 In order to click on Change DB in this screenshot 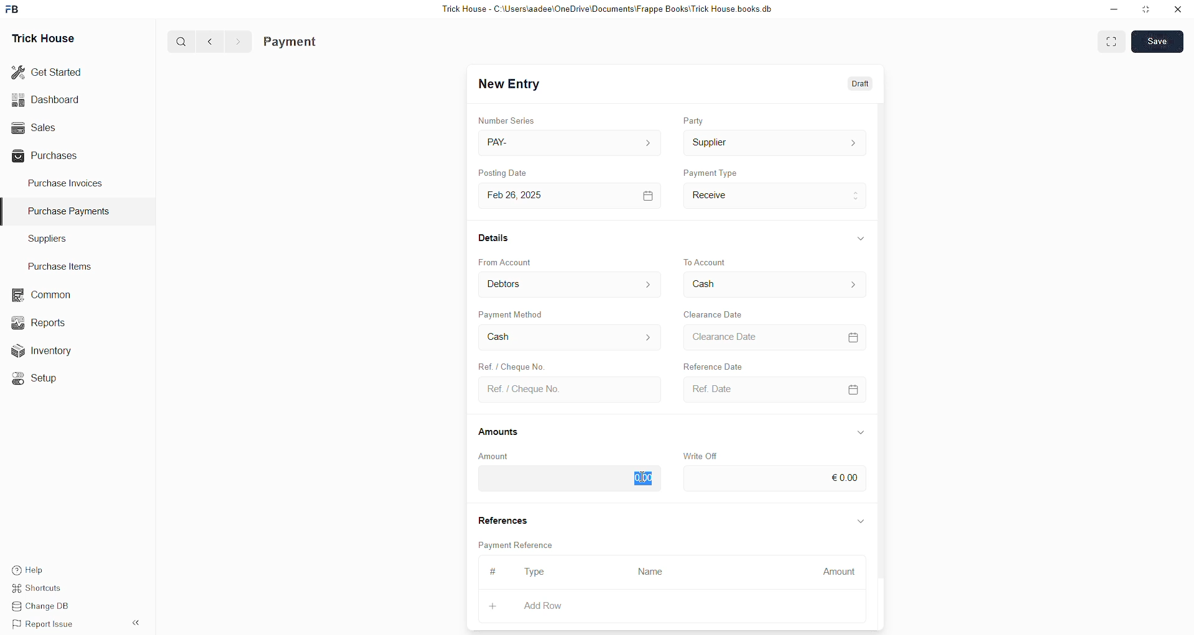, I will do `click(40, 605)`.